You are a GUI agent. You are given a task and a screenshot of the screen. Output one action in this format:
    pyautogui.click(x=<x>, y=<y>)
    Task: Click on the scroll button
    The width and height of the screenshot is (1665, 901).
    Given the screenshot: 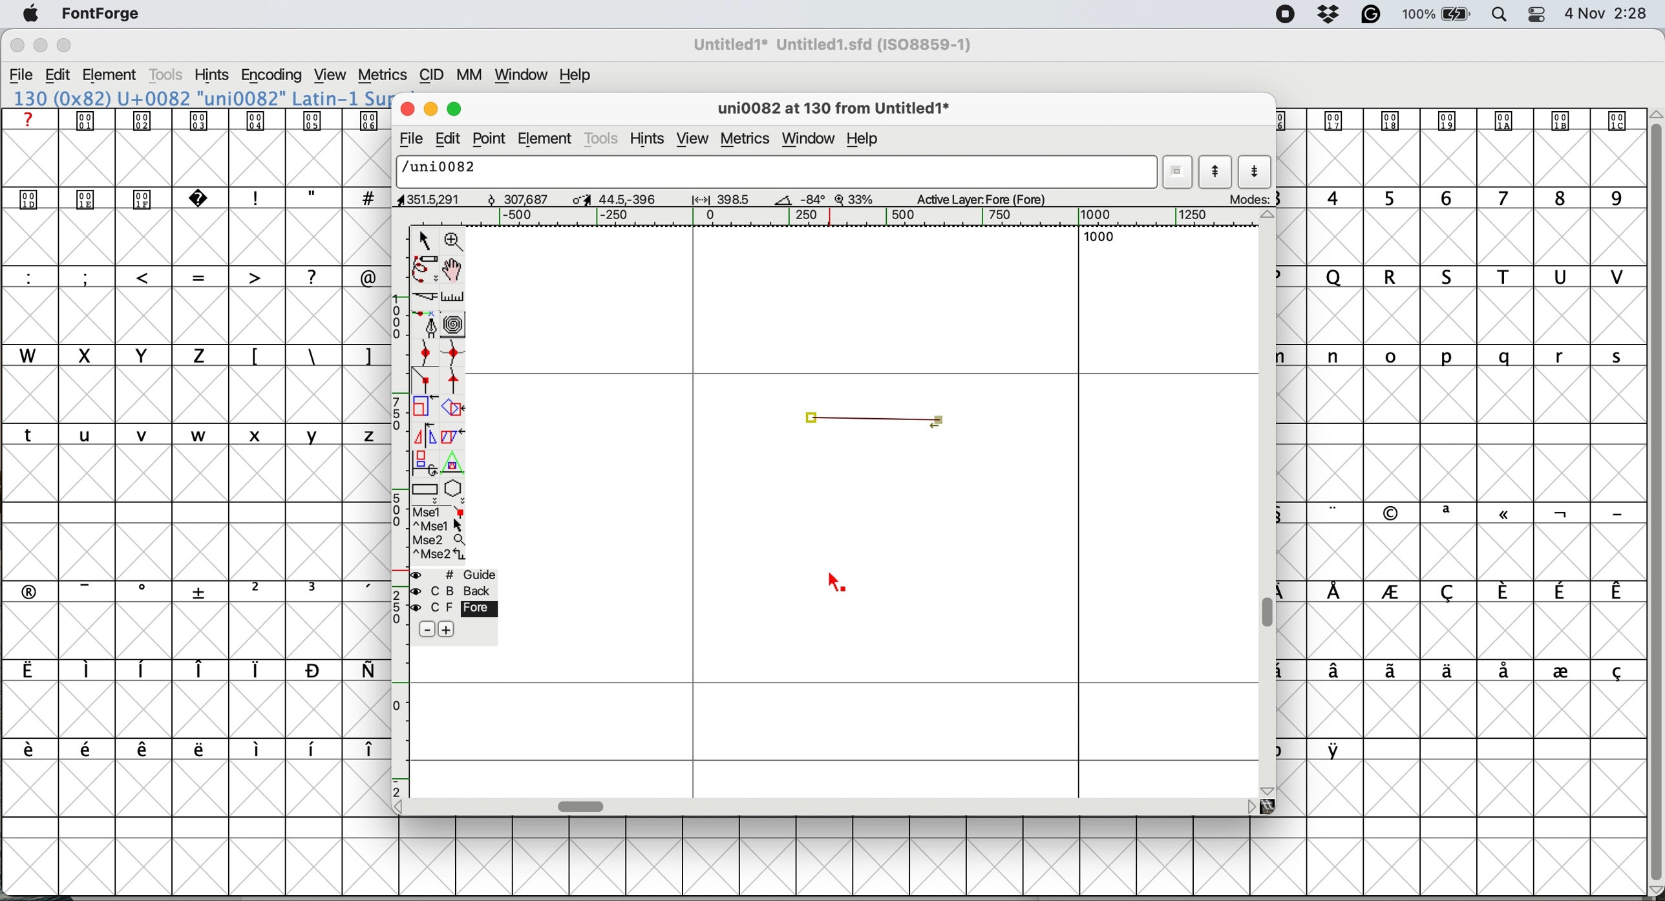 What is the action you would take?
    pyautogui.click(x=1269, y=217)
    